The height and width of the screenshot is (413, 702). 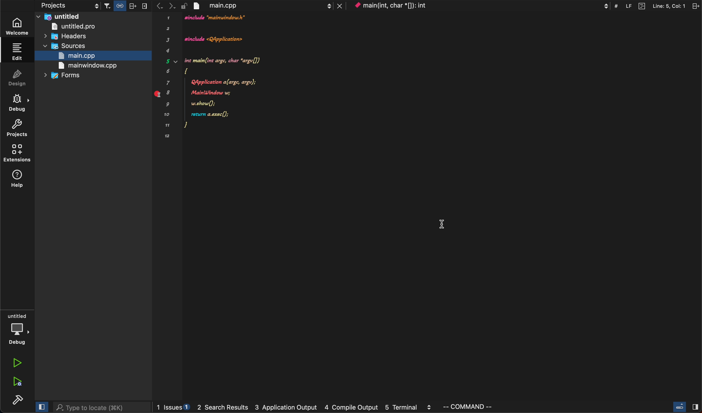 I want to click on build, so click(x=16, y=401).